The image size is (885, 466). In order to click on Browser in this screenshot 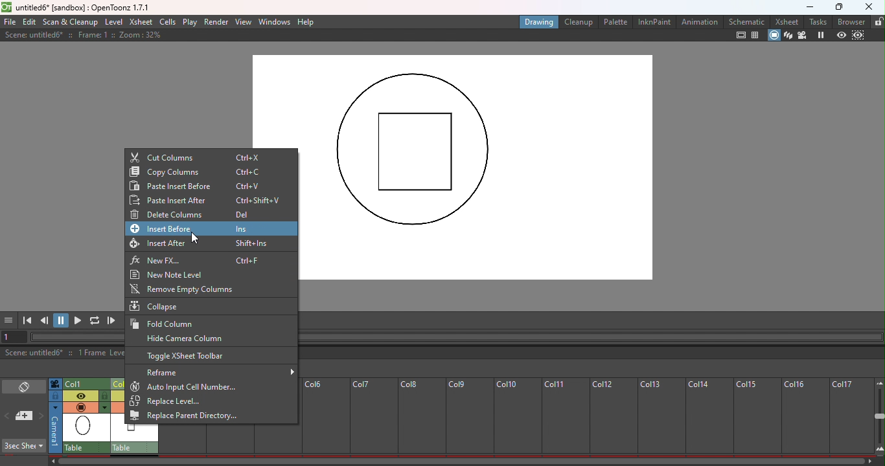, I will do `click(849, 22)`.